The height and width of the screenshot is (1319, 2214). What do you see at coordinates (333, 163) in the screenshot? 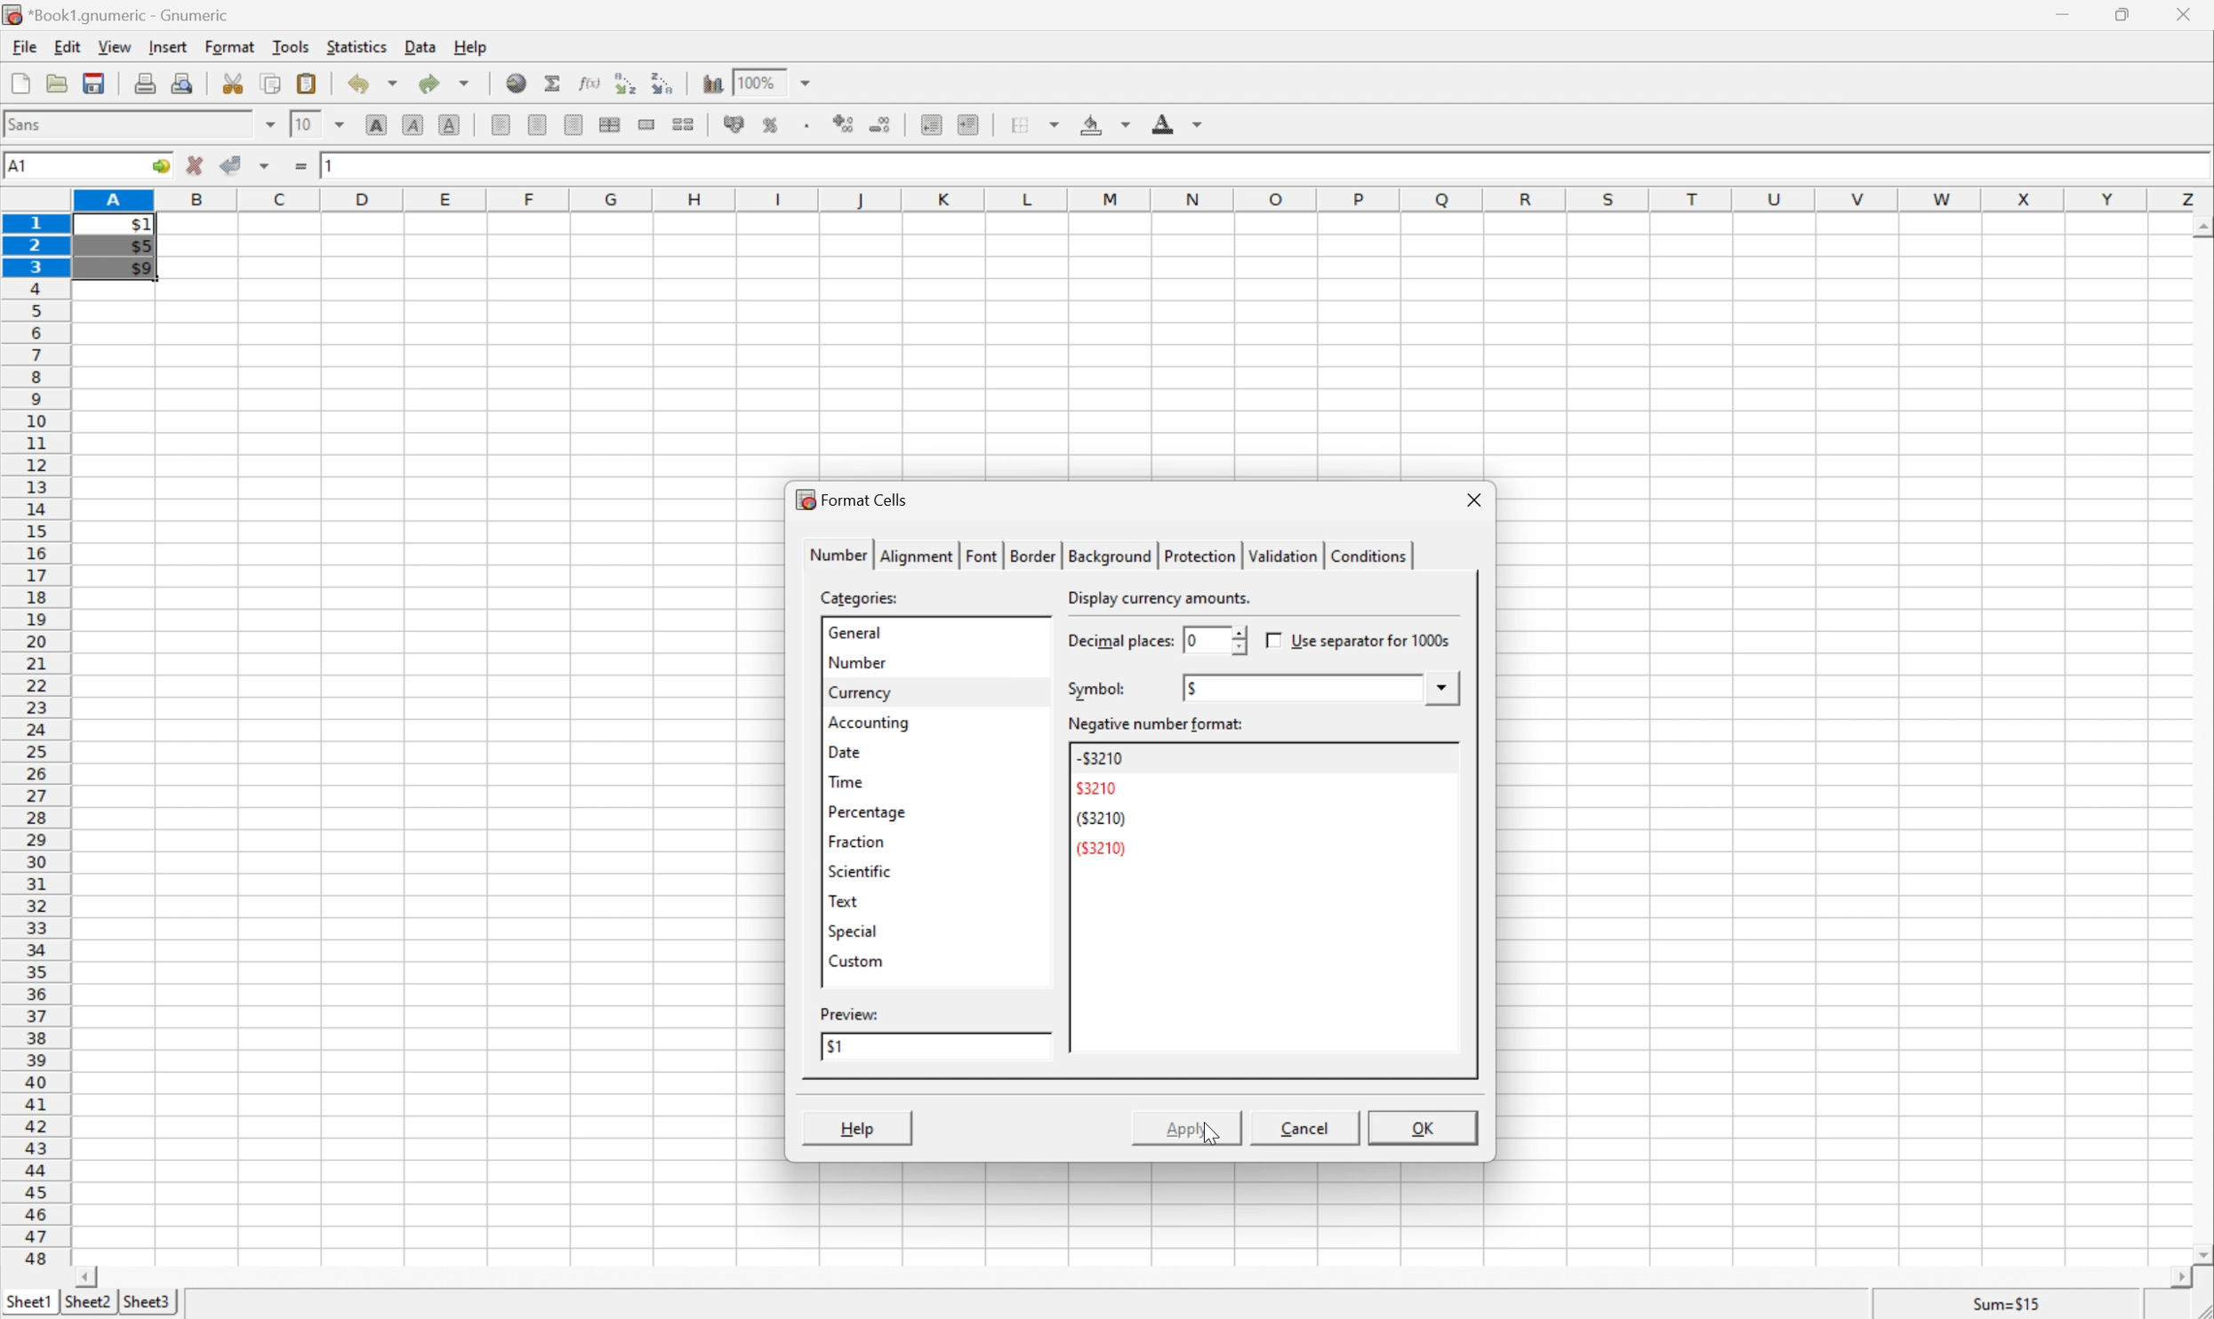
I see `1` at bounding box center [333, 163].